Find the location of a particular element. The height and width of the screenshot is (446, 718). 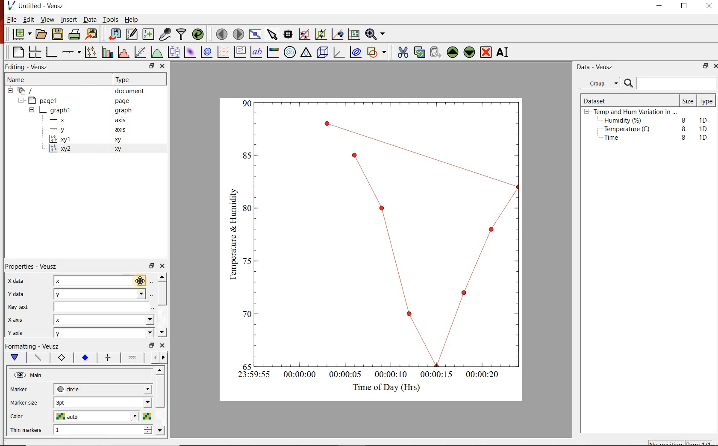

Main is located at coordinates (42, 376).